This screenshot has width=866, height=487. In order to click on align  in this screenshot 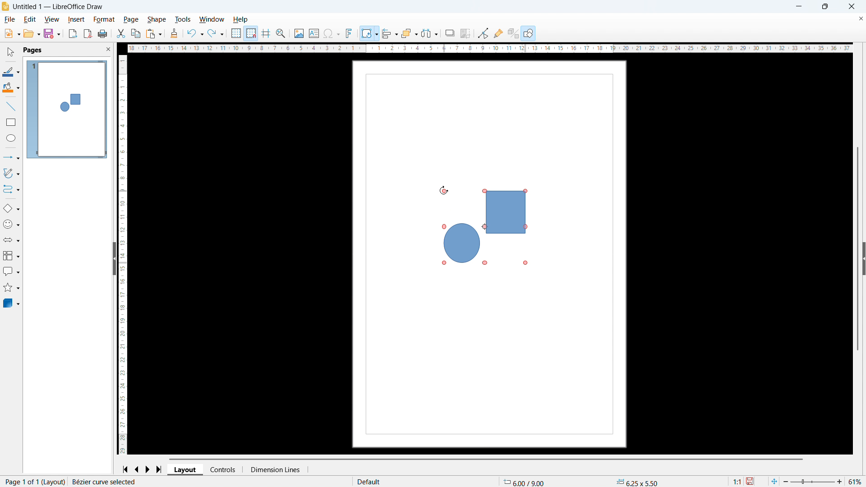, I will do `click(390, 33)`.